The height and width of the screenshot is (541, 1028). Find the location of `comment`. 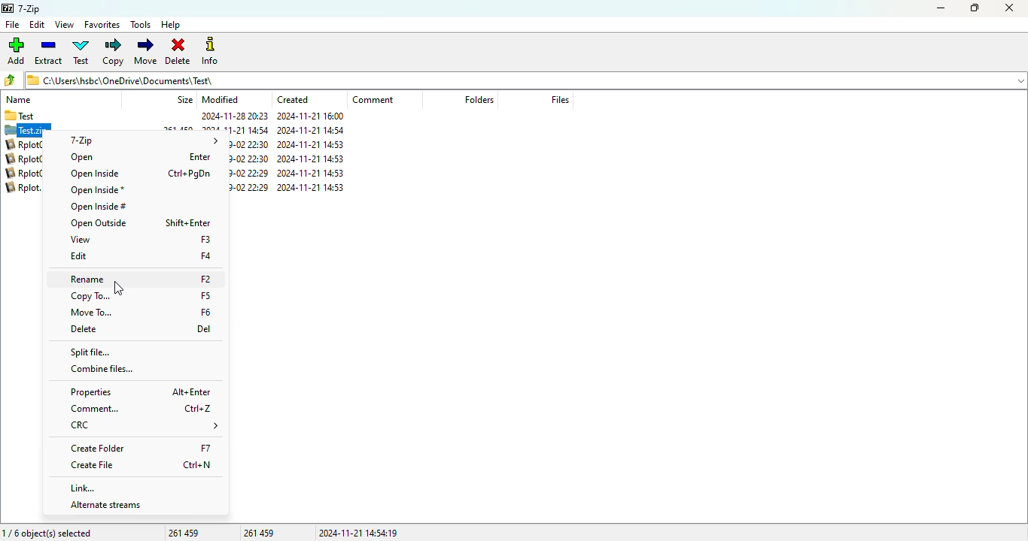

comment is located at coordinates (373, 100).